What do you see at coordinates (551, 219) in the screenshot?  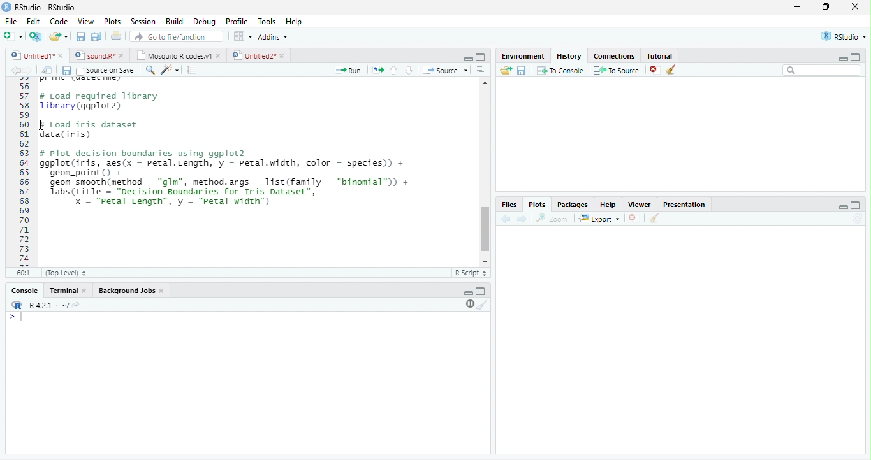 I see `Zoom` at bounding box center [551, 219].